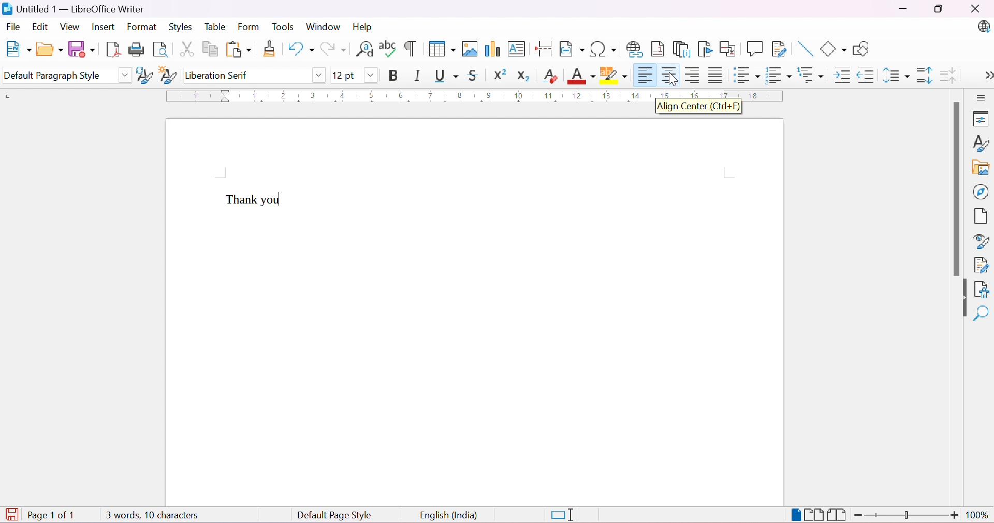 This screenshot has height=523, width=994. I want to click on Superscript, so click(498, 75).